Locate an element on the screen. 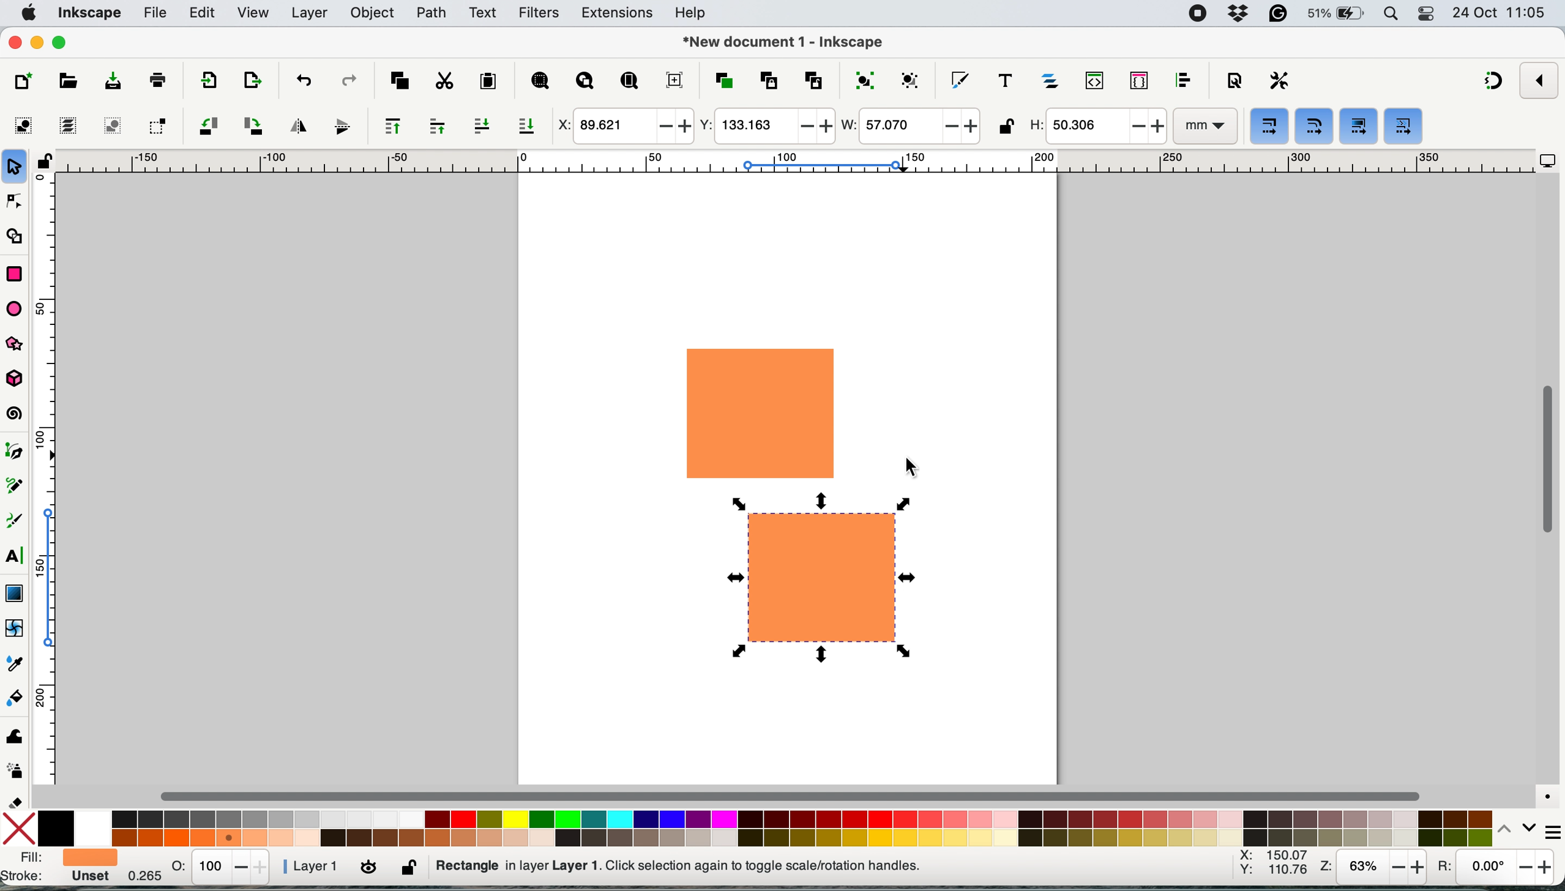  zoom is located at coordinates (1373, 868).